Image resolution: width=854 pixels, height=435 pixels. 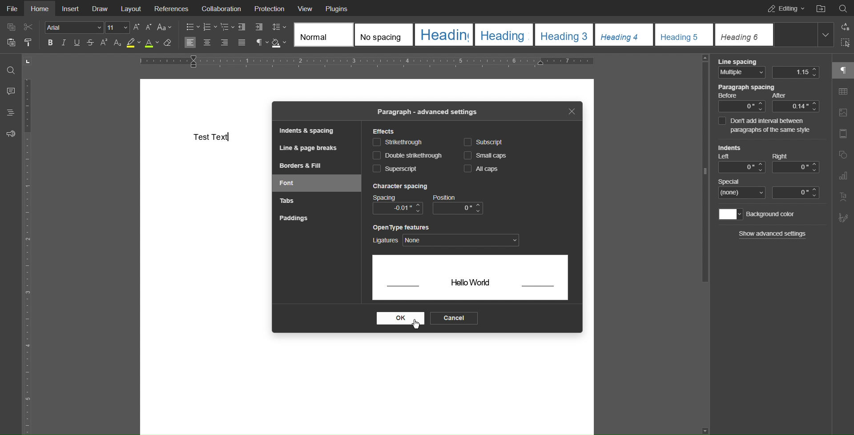 I want to click on Replace, so click(x=844, y=27).